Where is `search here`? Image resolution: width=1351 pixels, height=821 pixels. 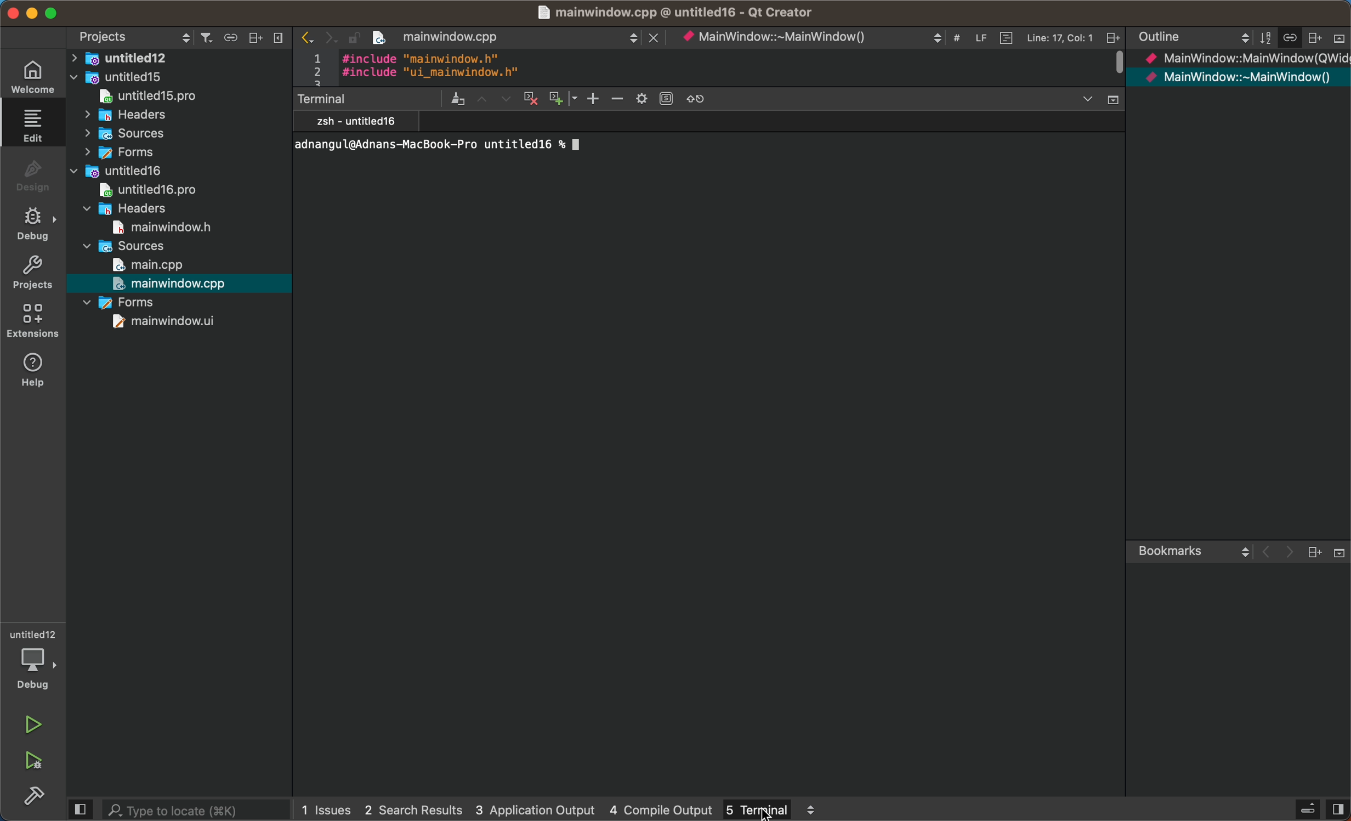
search here is located at coordinates (197, 809).